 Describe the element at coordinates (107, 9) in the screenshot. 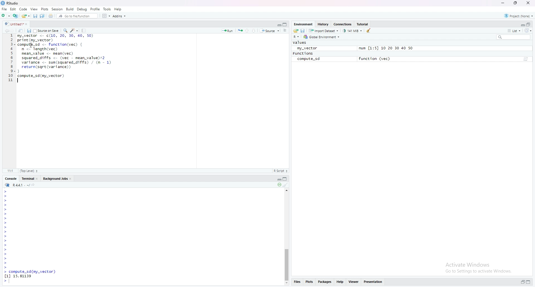

I see `Tools` at that location.